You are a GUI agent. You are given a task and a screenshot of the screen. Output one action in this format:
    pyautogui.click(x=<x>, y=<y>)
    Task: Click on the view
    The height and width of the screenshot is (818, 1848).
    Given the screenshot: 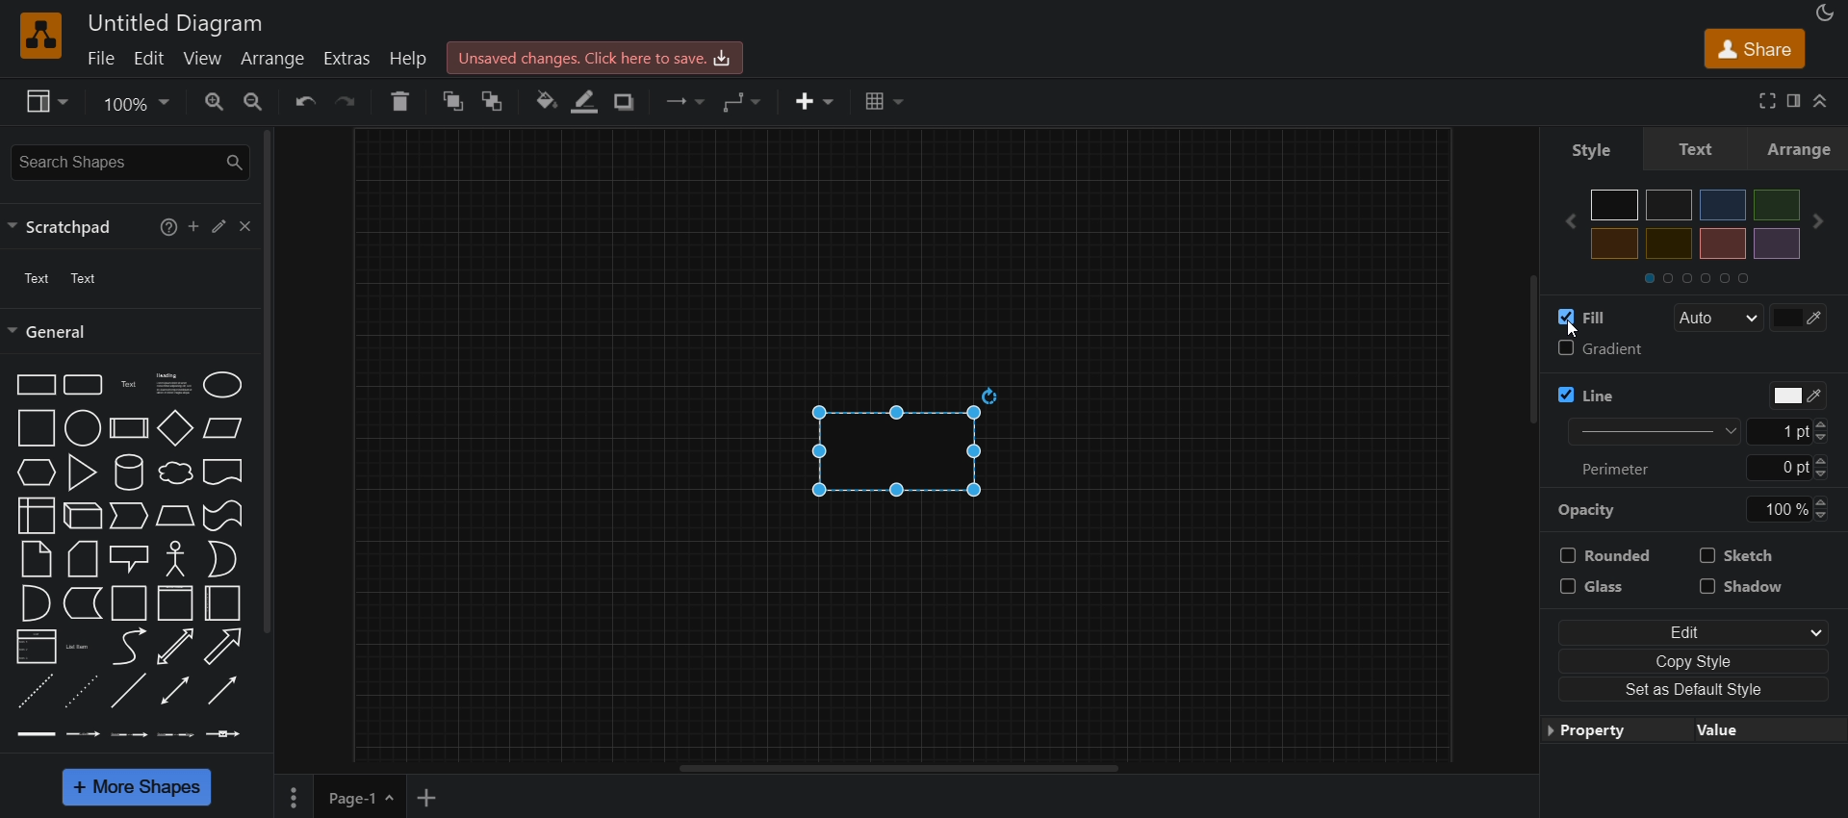 What is the action you would take?
    pyautogui.click(x=202, y=59)
    